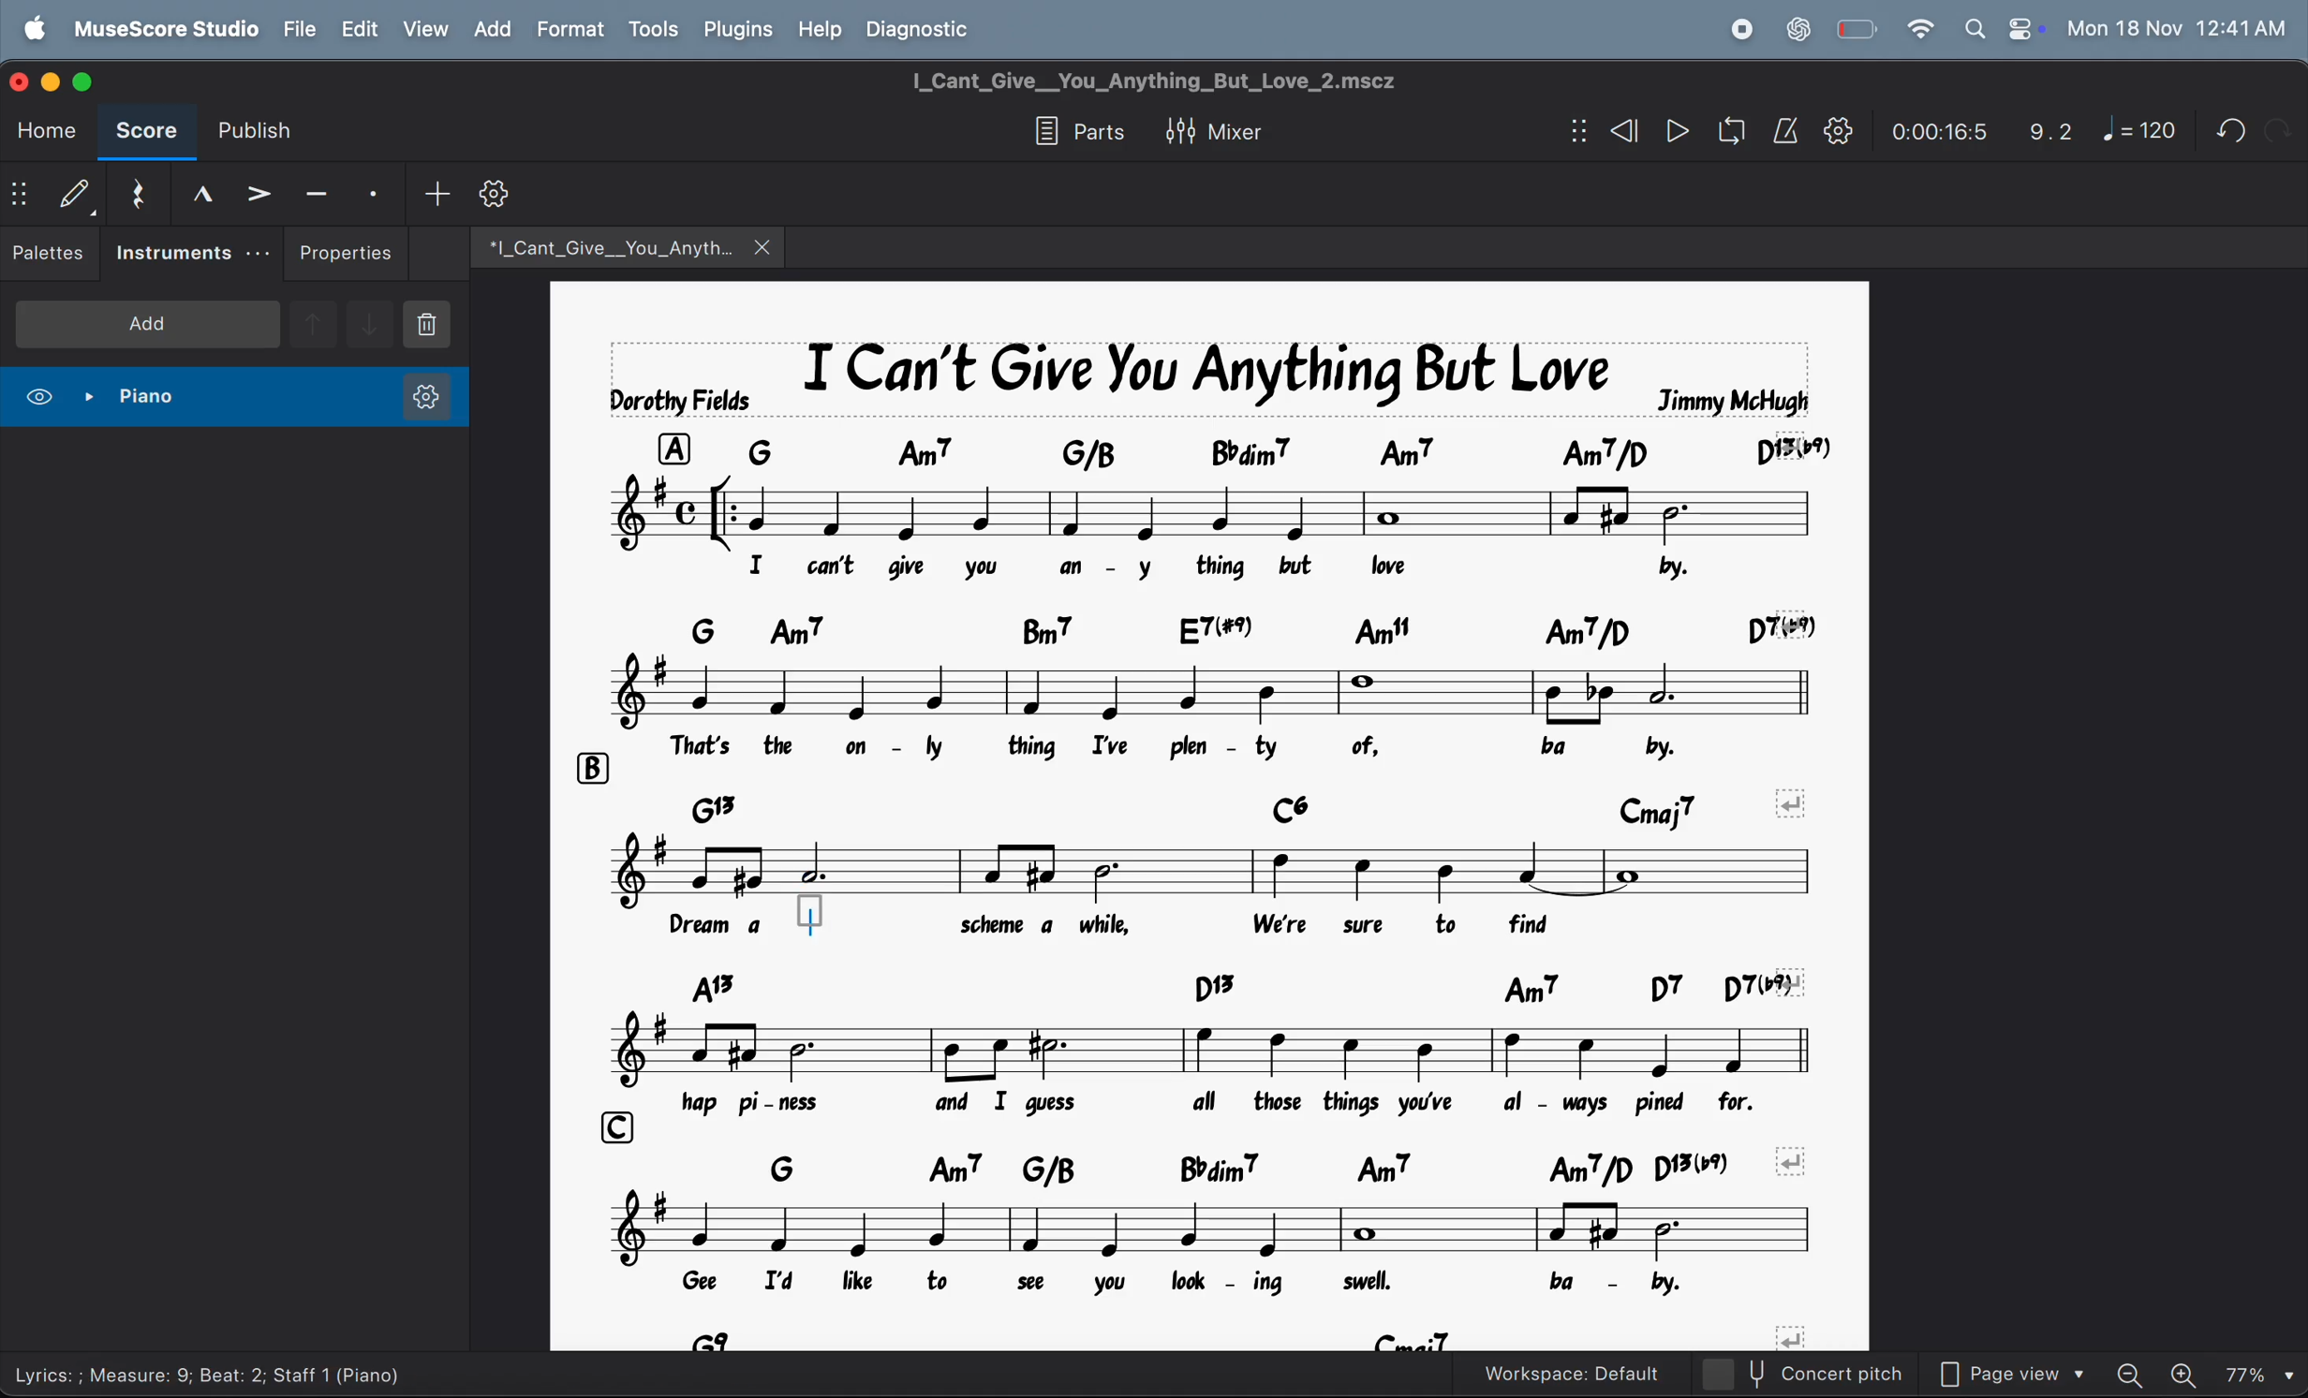 Image resolution: width=2308 pixels, height=1398 pixels. What do you see at coordinates (426, 31) in the screenshot?
I see `view` at bounding box center [426, 31].